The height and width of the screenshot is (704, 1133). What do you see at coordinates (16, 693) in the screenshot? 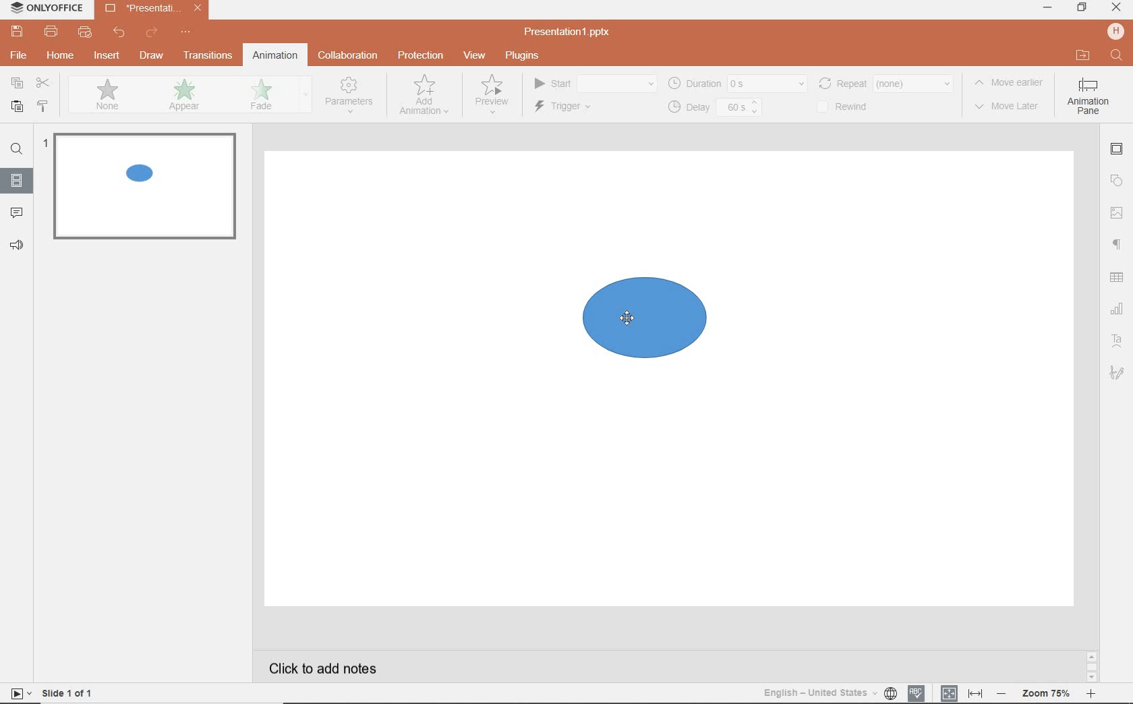
I see `start slide show` at bounding box center [16, 693].